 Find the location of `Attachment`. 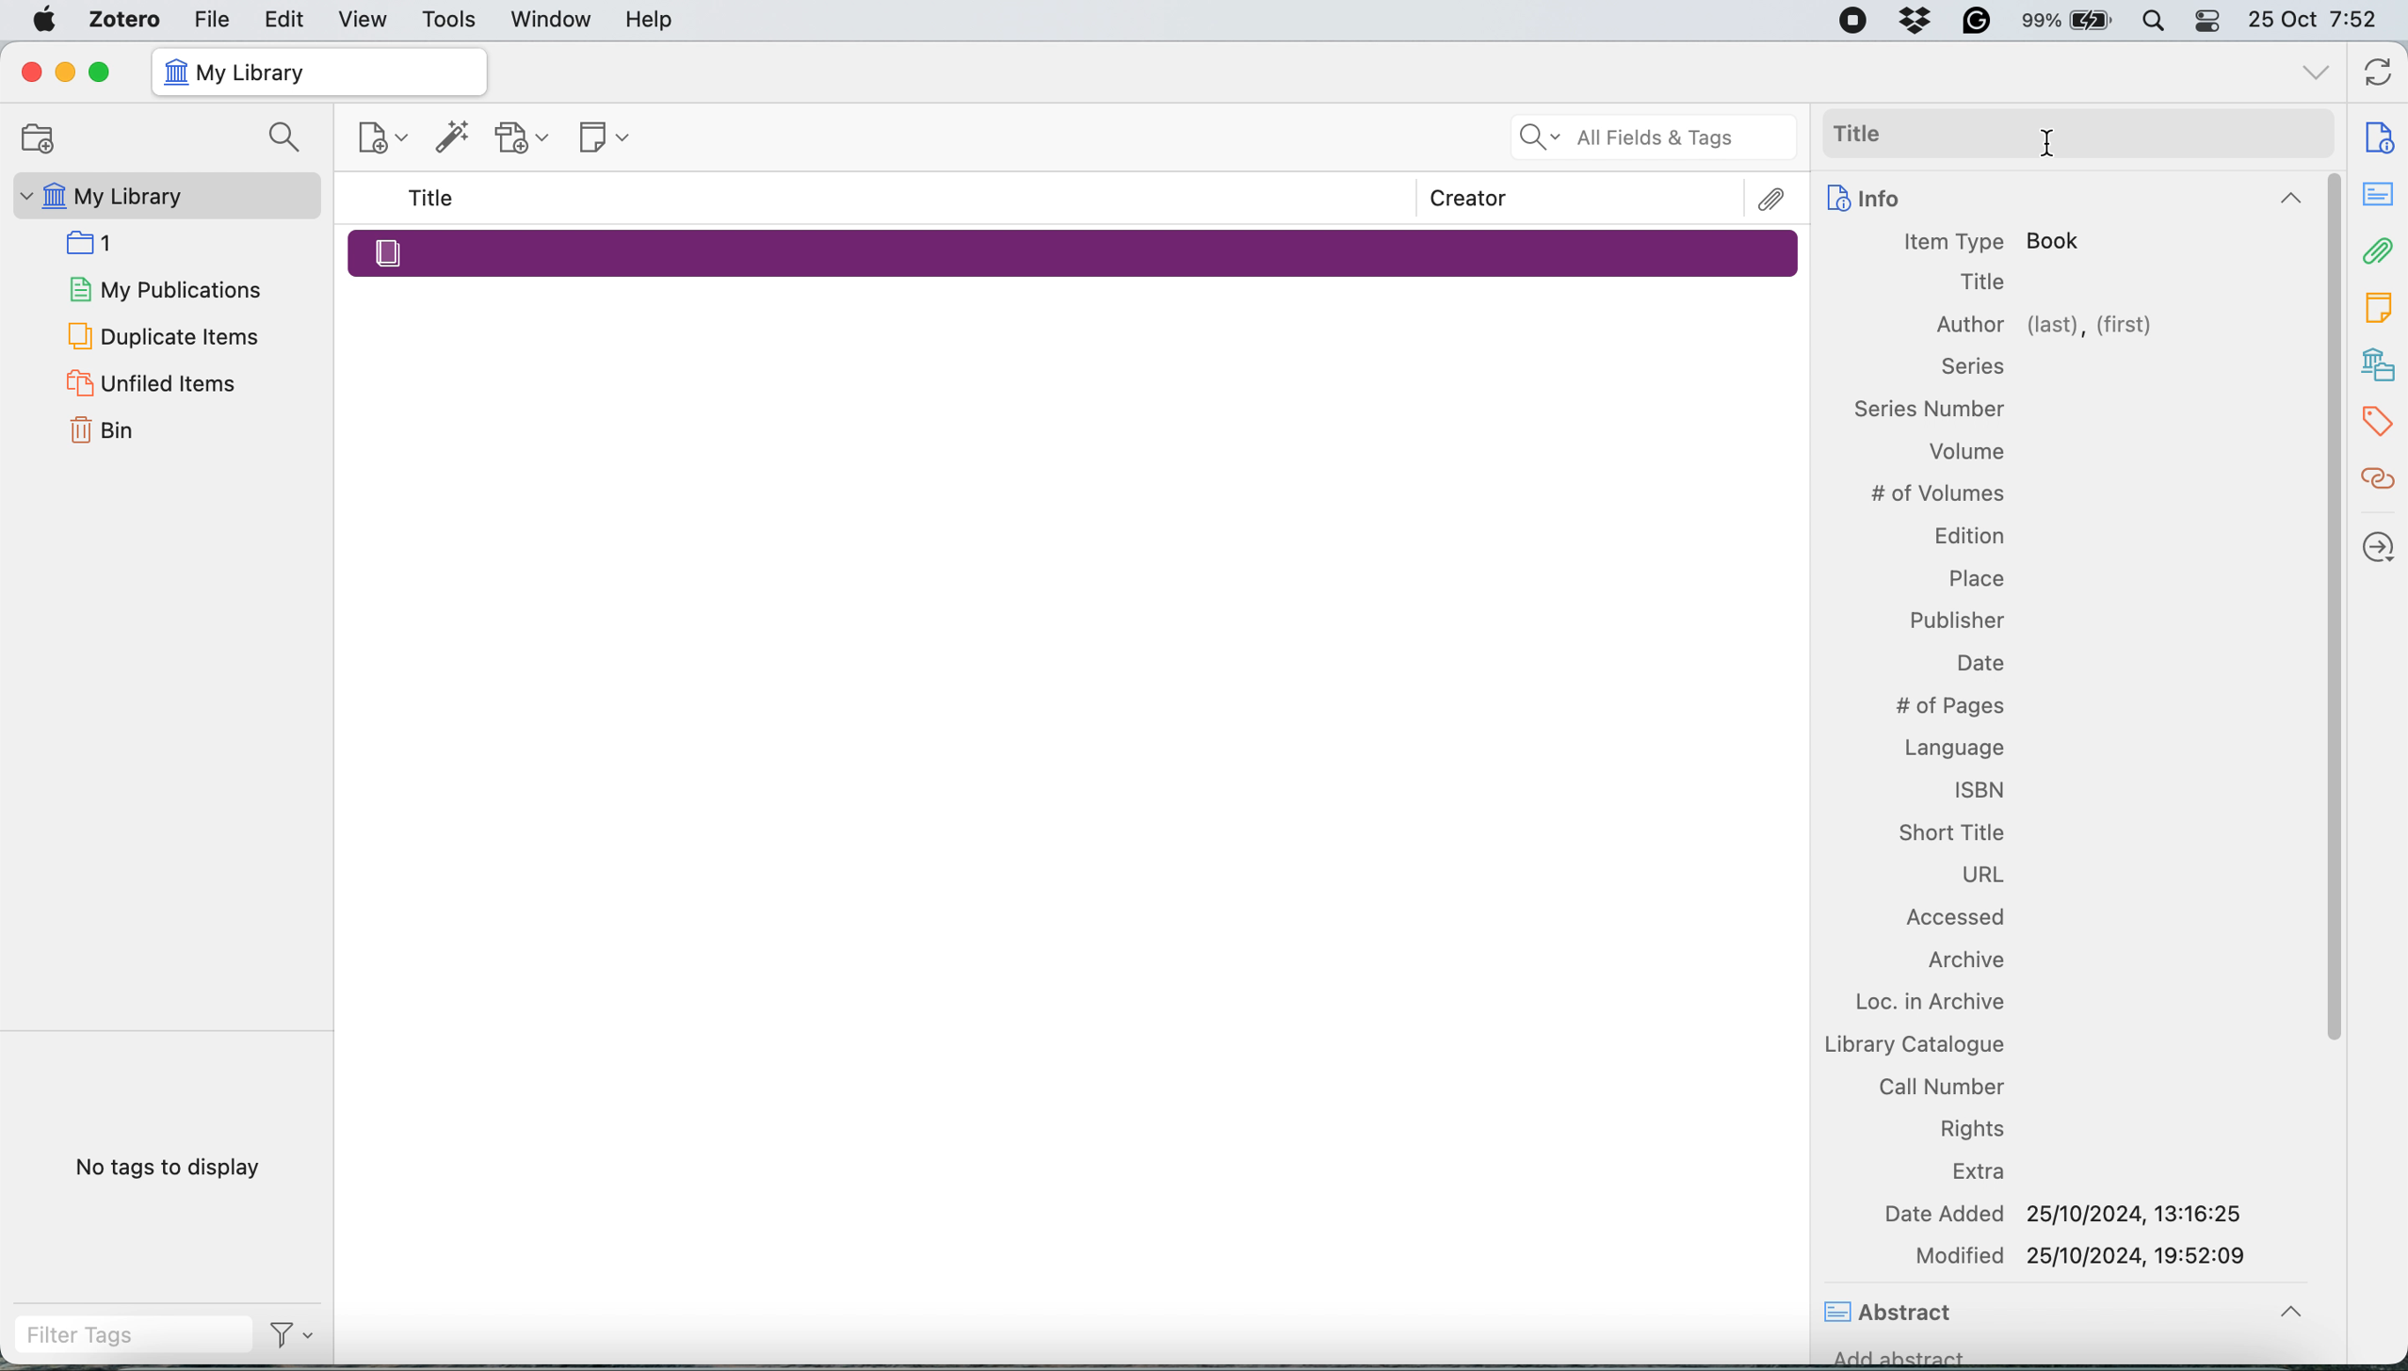

Attachment is located at coordinates (2380, 250).